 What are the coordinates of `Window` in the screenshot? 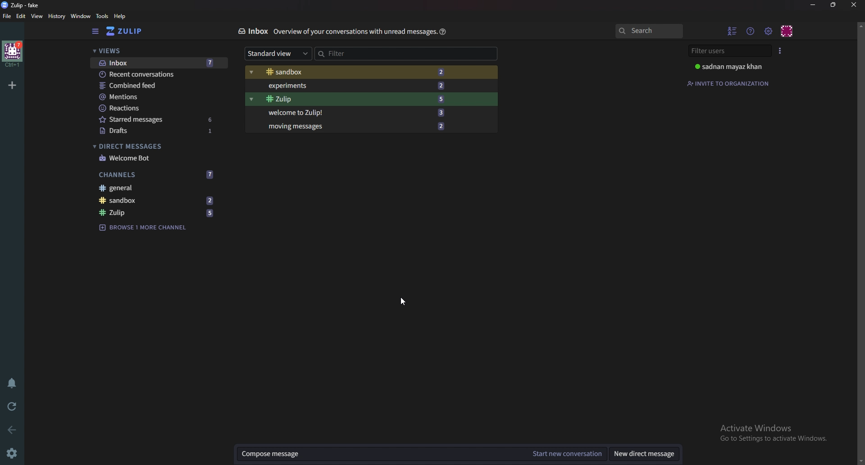 It's located at (82, 16).